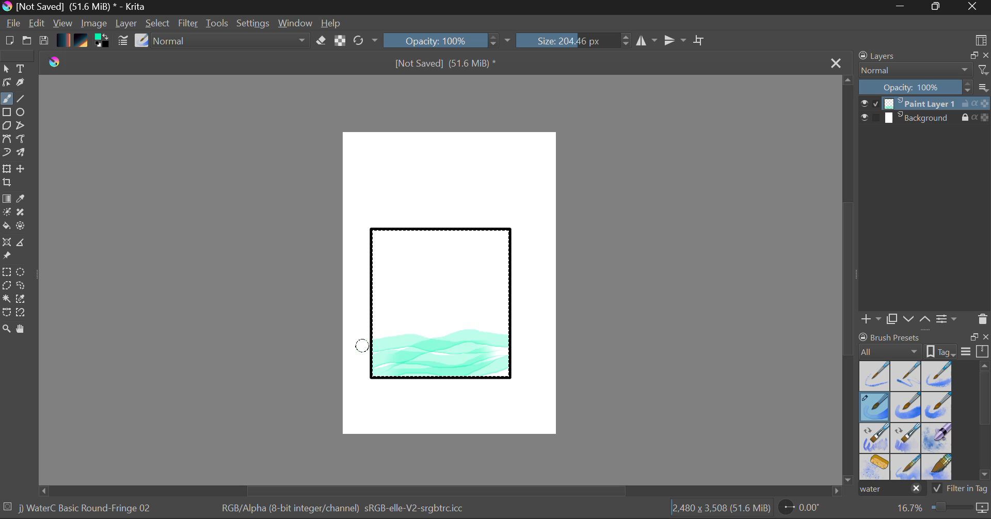 This screenshot has height=519, width=991. What do you see at coordinates (937, 407) in the screenshot?
I see `Water C - Grunge` at bounding box center [937, 407].